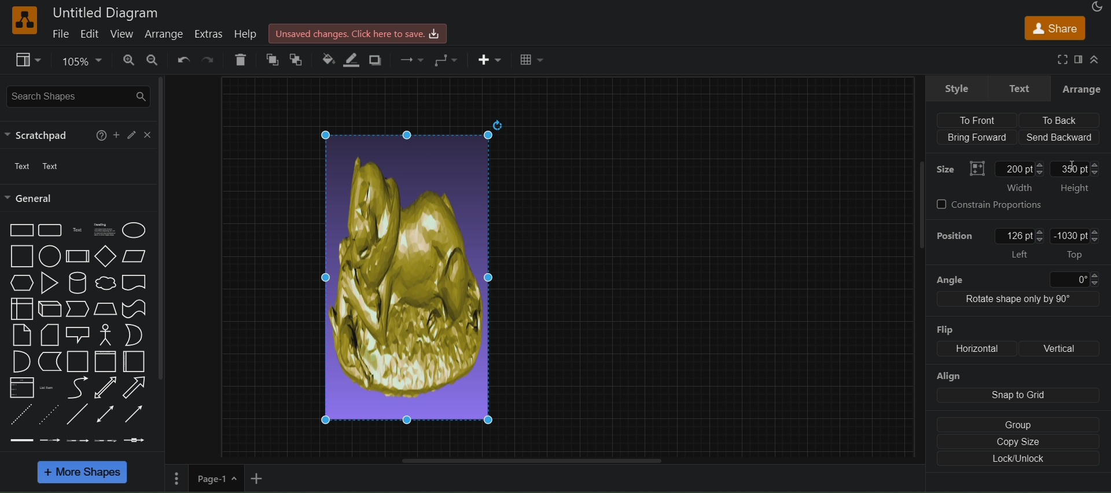  I want to click on extras, so click(209, 34).